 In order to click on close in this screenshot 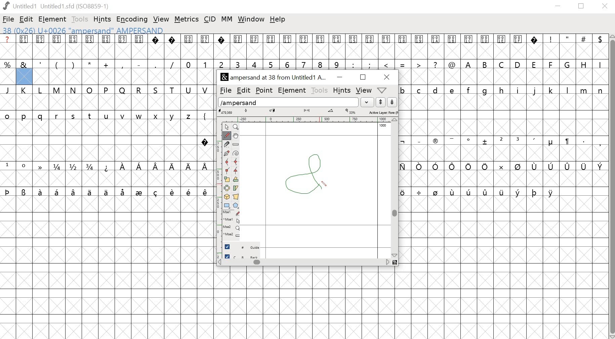, I will do `click(385, 77)`.